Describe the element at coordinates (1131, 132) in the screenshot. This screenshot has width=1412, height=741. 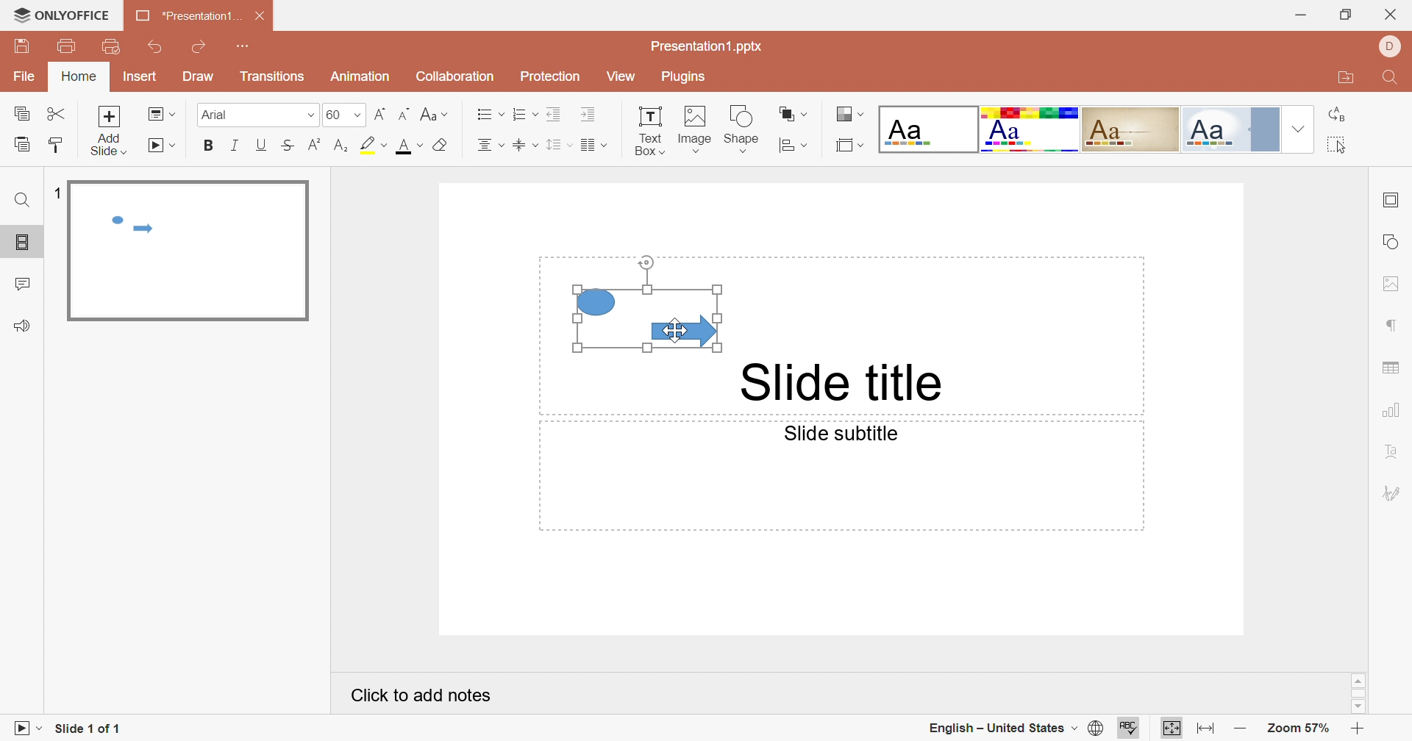
I see `Classic` at that location.